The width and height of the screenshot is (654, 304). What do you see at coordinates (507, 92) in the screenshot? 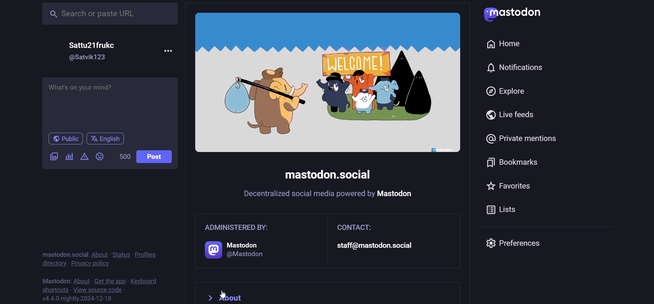
I see `explore` at bounding box center [507, 92].